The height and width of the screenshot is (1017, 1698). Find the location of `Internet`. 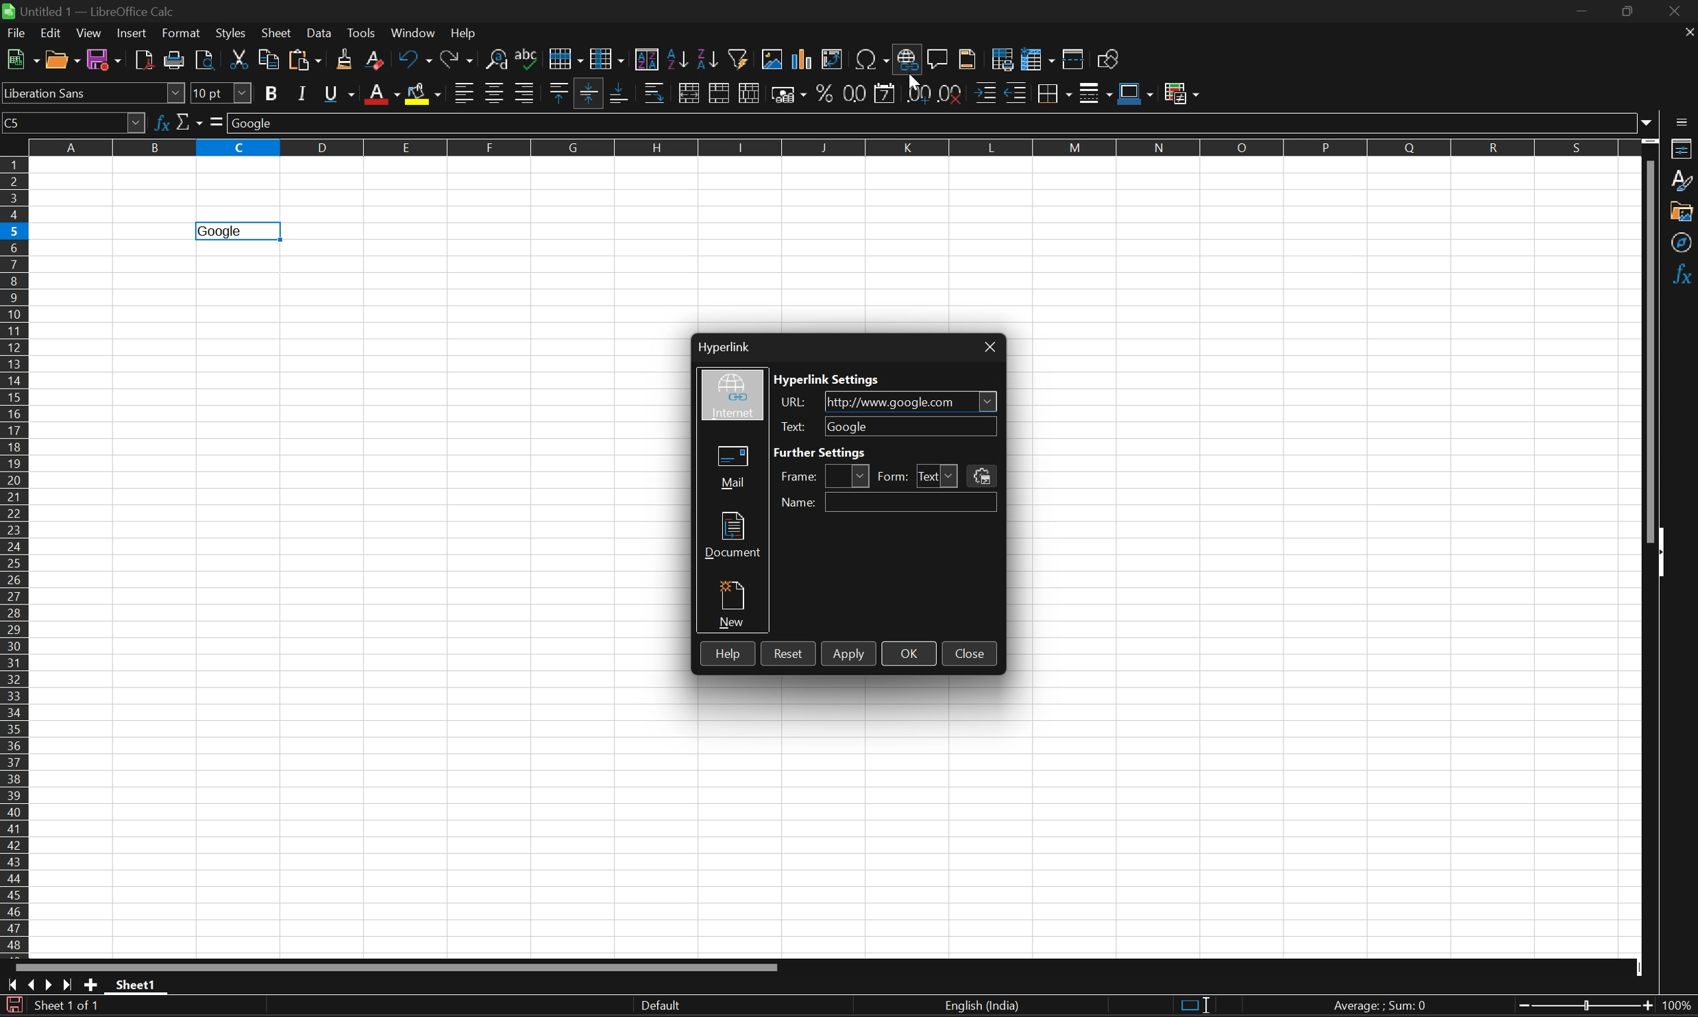

Internet is located at coordinates (731, 399).